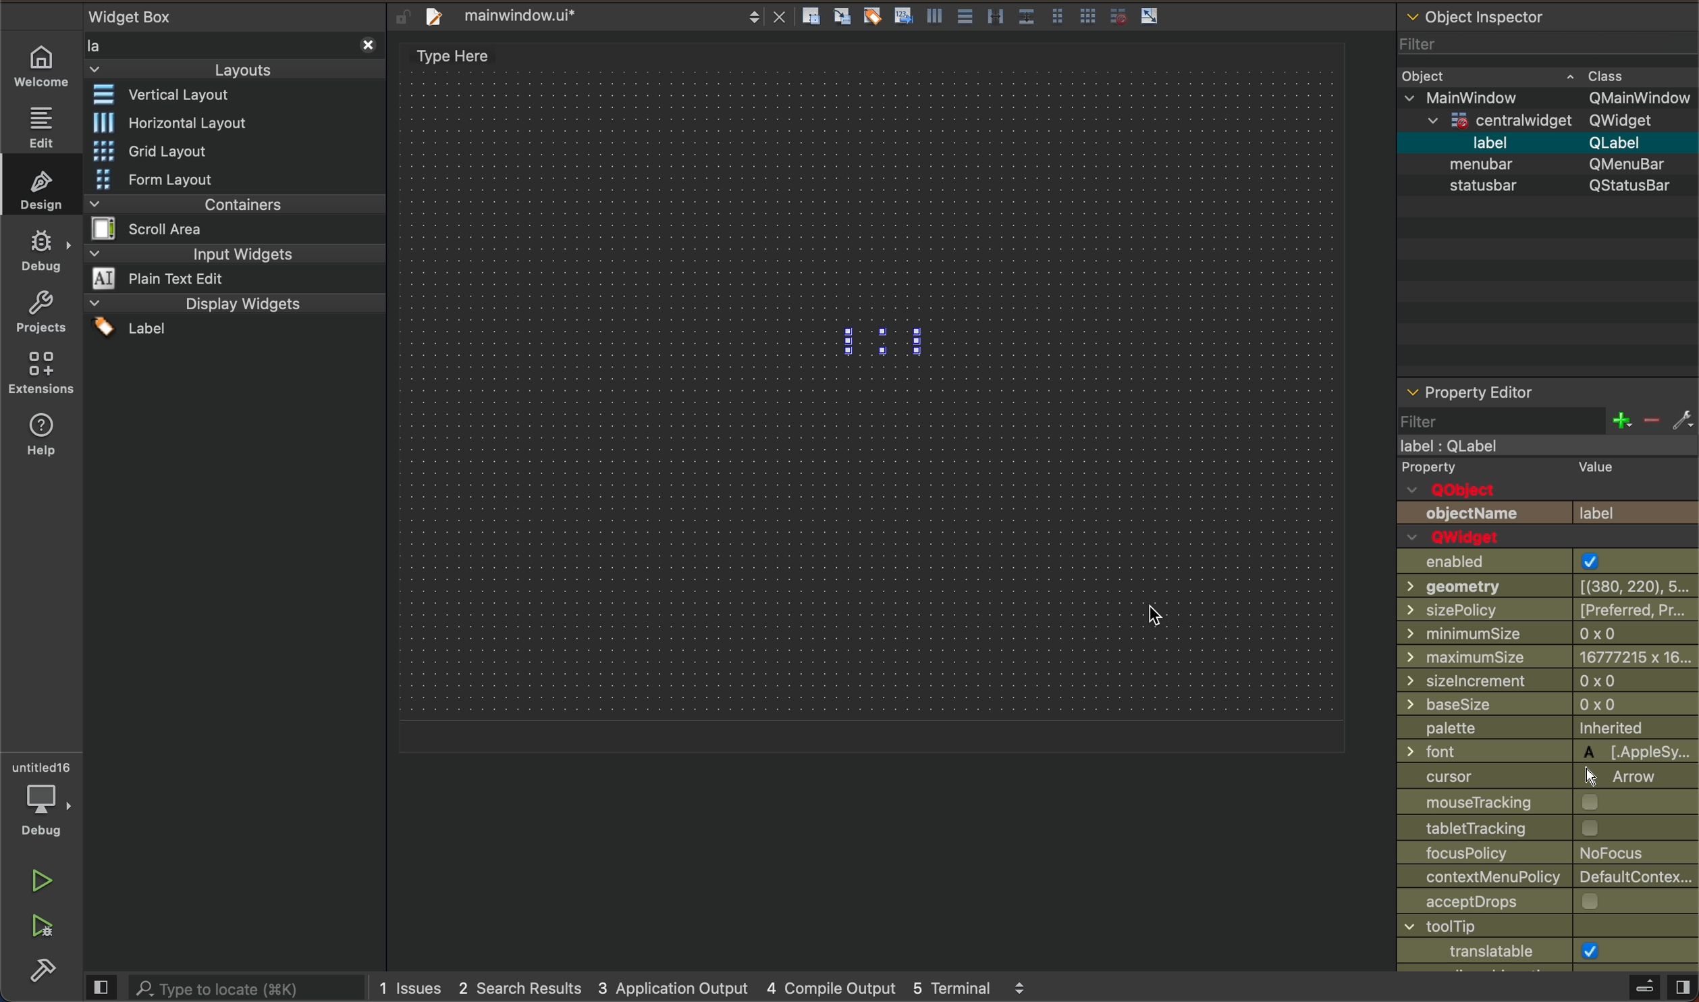  Describe the element at coordinates (601, 15) in the screenshot. I see `file` at that location.